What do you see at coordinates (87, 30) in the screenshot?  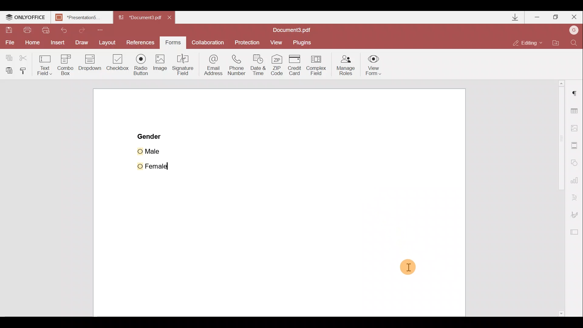 I see `Redo` at bounding box center [87, 30].